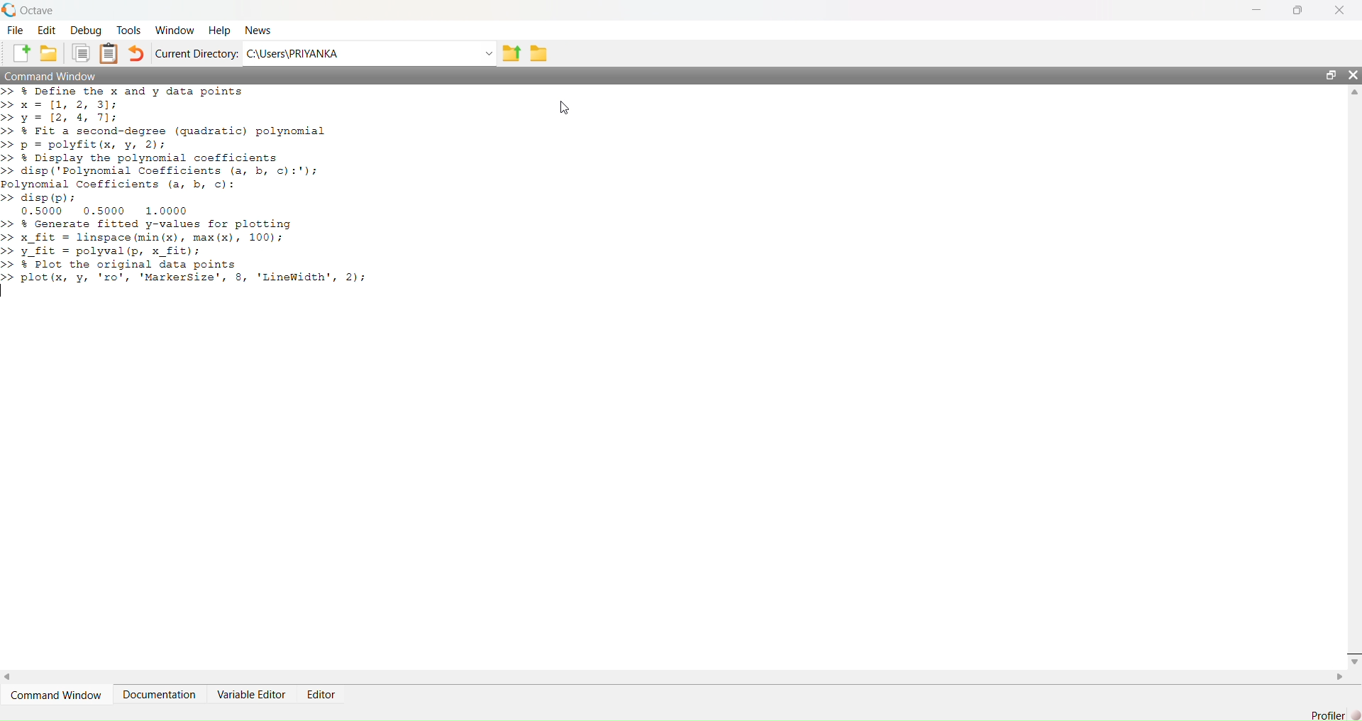 The image size is (1362, 721). I want to click on News, so click(262, 30).